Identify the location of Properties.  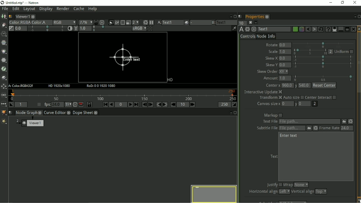
(254, 17).